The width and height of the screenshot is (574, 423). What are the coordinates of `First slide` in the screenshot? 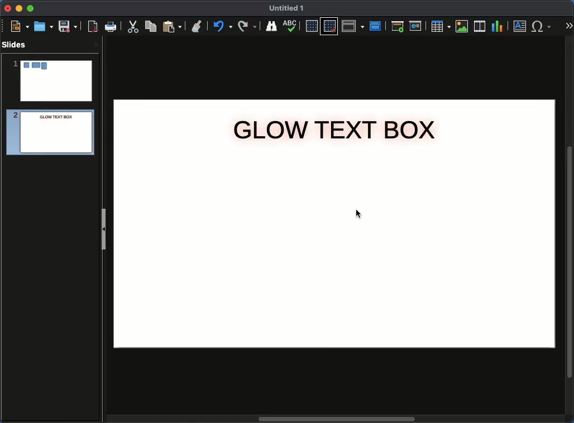 It's located at (398, 26).